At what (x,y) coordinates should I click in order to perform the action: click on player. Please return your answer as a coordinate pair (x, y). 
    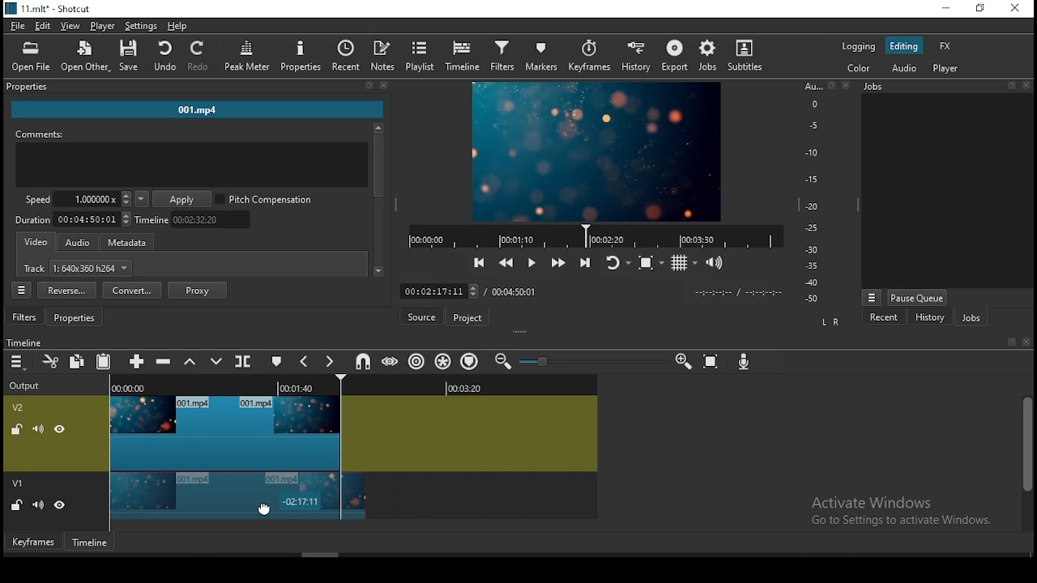
    Looking at the image, I should click on (950, 70).